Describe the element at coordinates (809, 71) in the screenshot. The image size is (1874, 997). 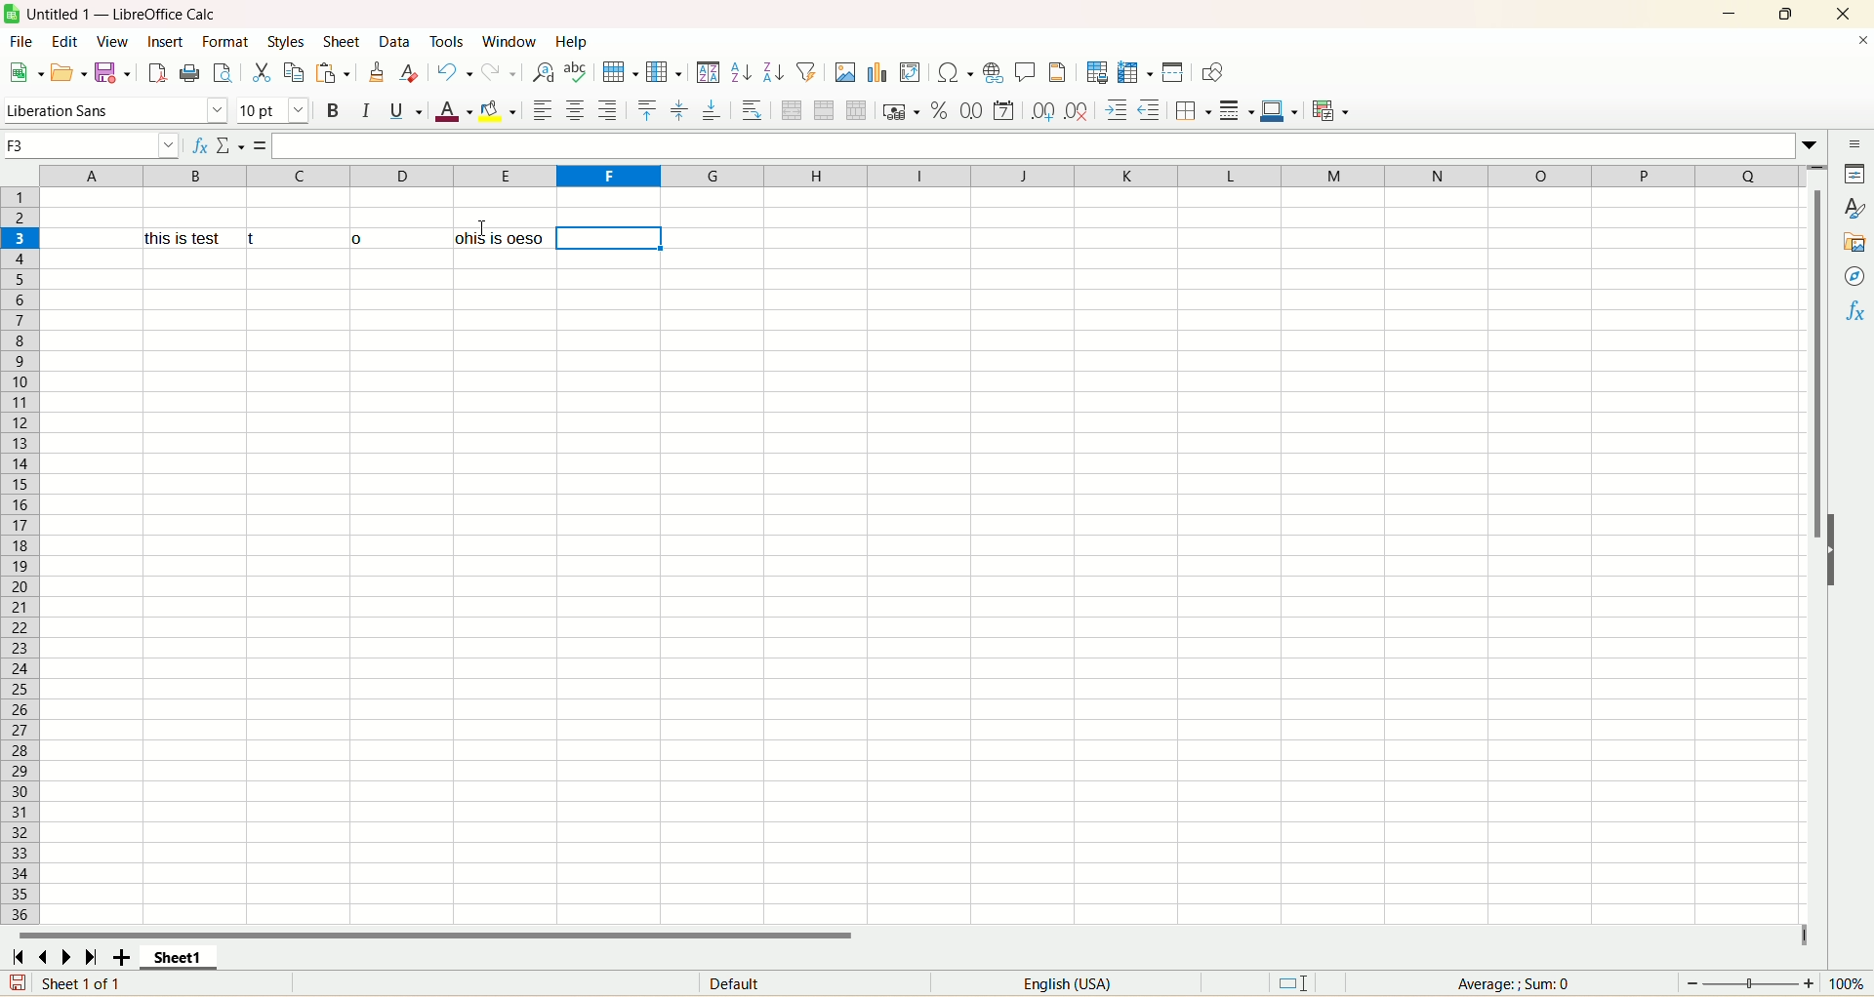
I see `autofilter` at that location.